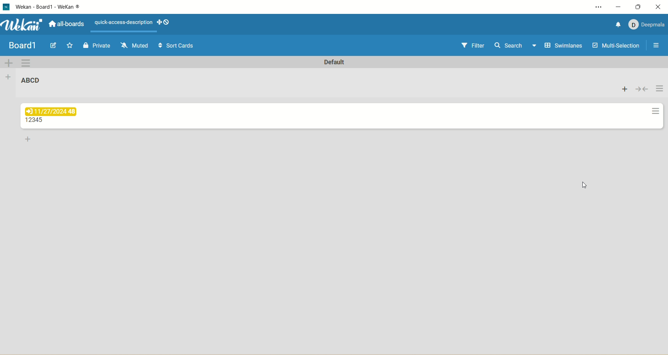  I want to click on search, so click(516, 46).